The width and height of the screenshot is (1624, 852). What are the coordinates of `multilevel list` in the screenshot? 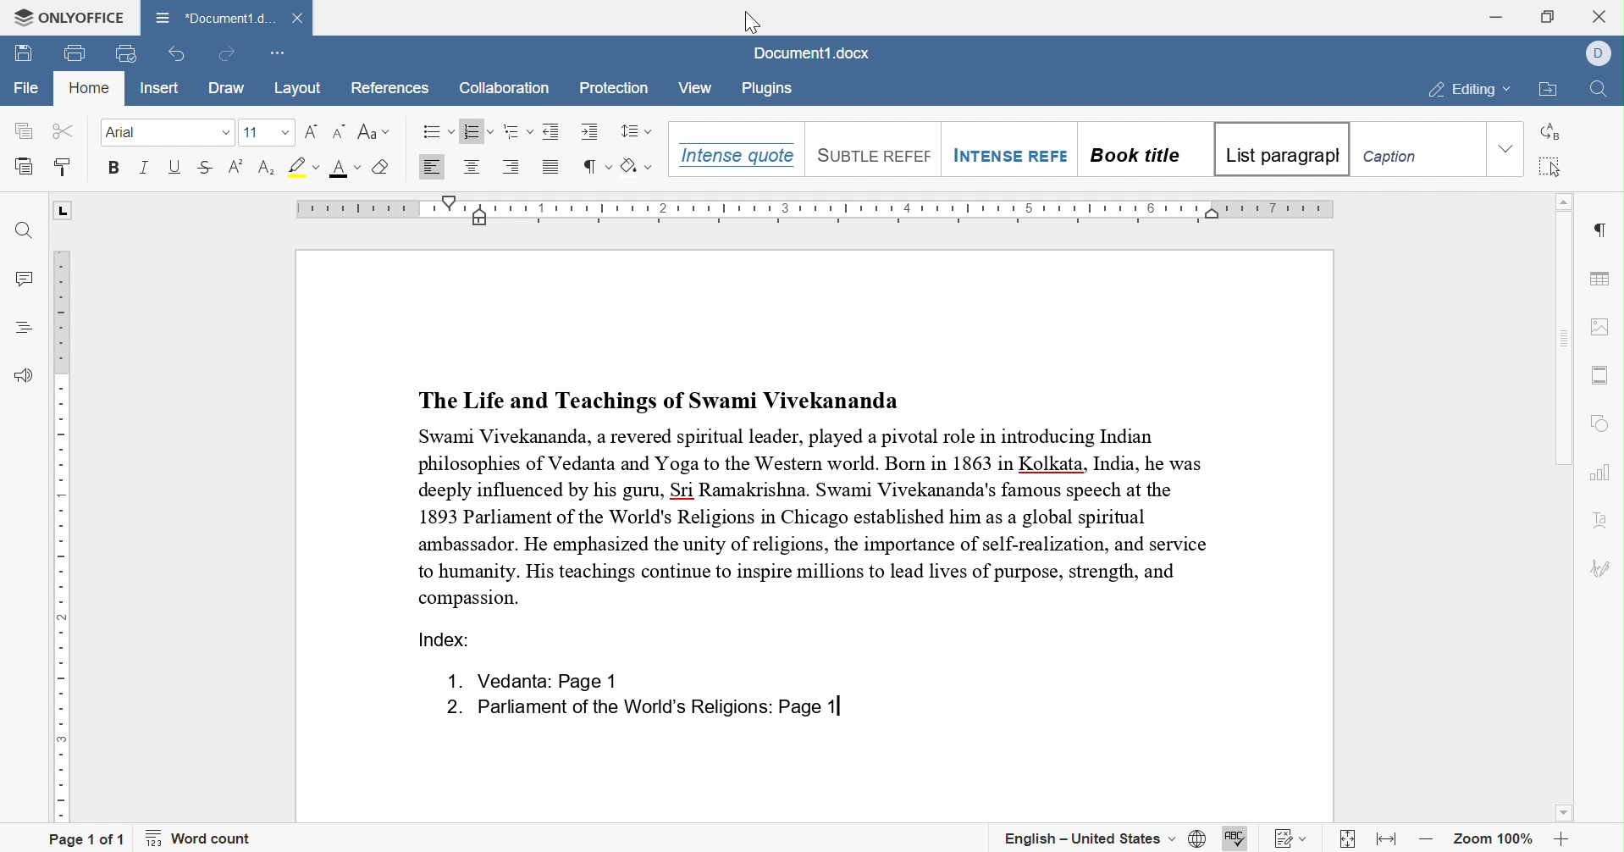 It's located at (518, 131).